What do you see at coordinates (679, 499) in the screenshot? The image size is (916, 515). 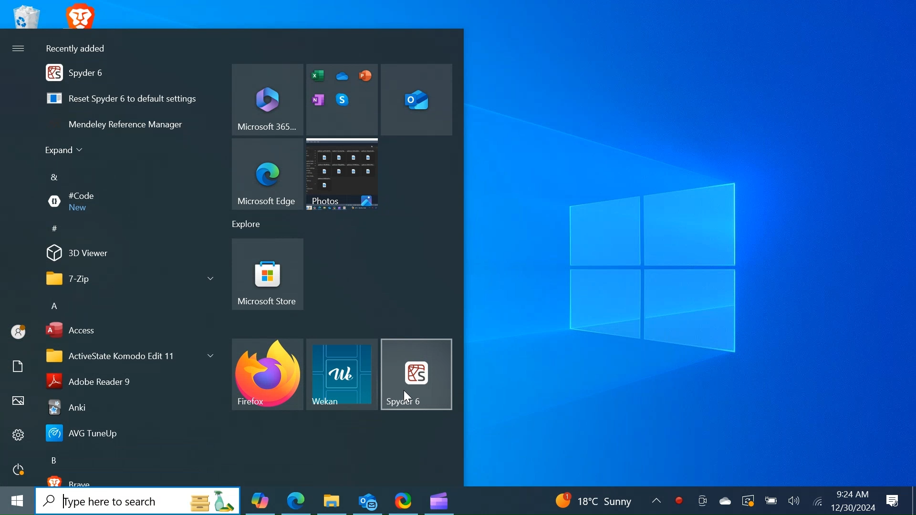 I see `Record` at bounding box center [679, 499].